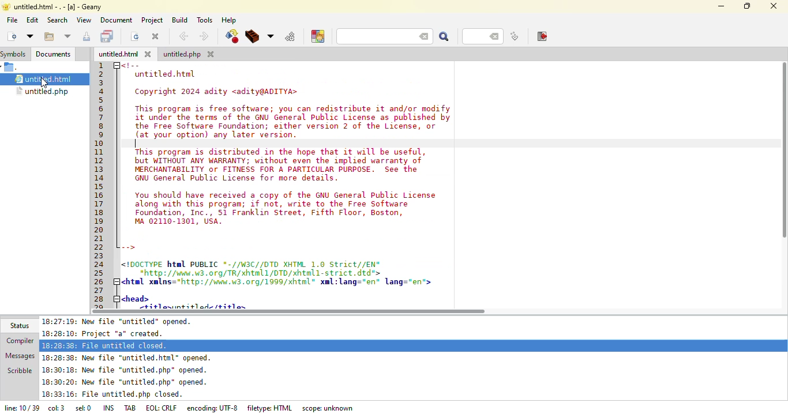 The image size is (788, 414). Describe the element at coordinates (58, 6) in the screenshot. I see `PRECHIE T S F` at that location.